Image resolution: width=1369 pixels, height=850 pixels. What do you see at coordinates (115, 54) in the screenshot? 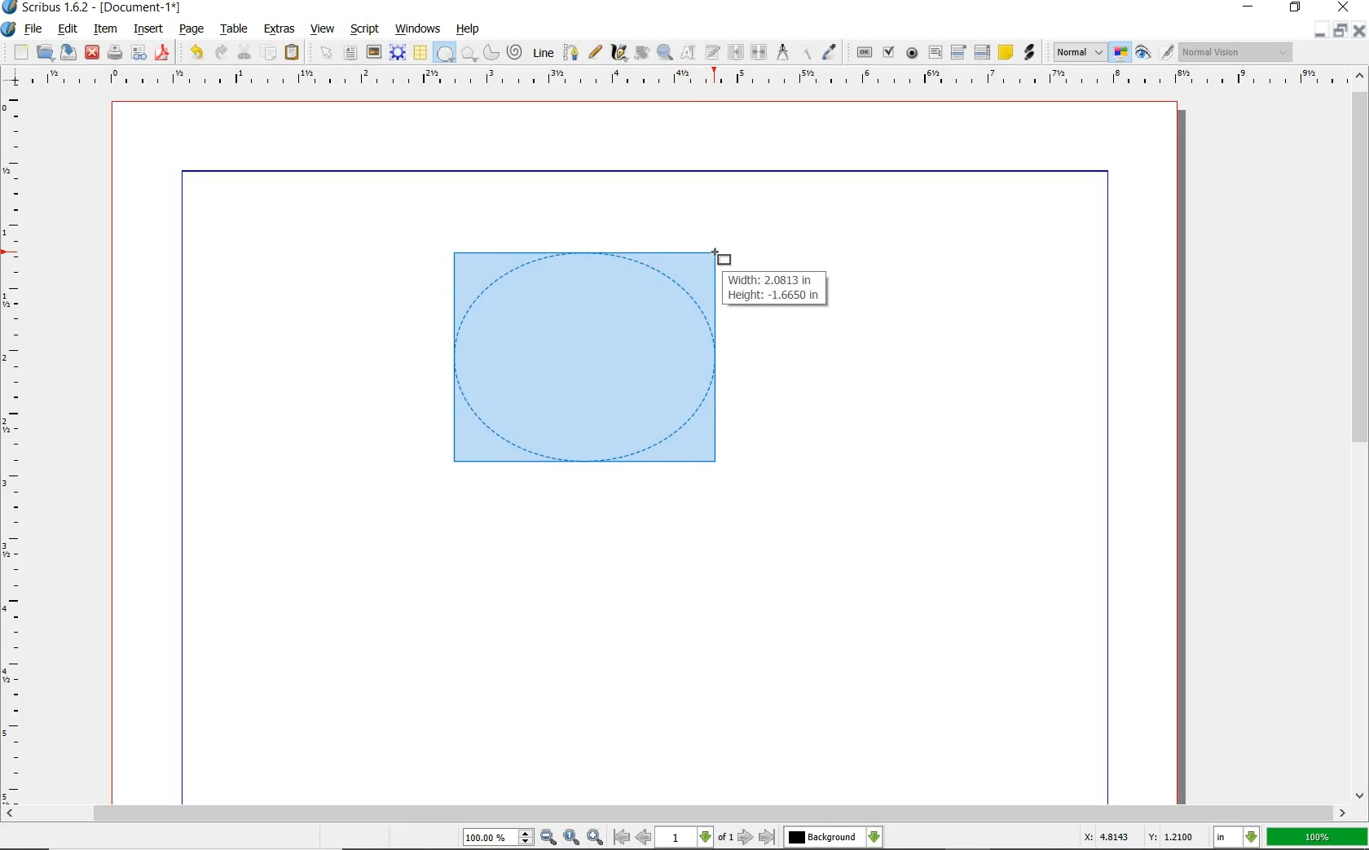
I see `PRINT` at bounding box center [115, 54].